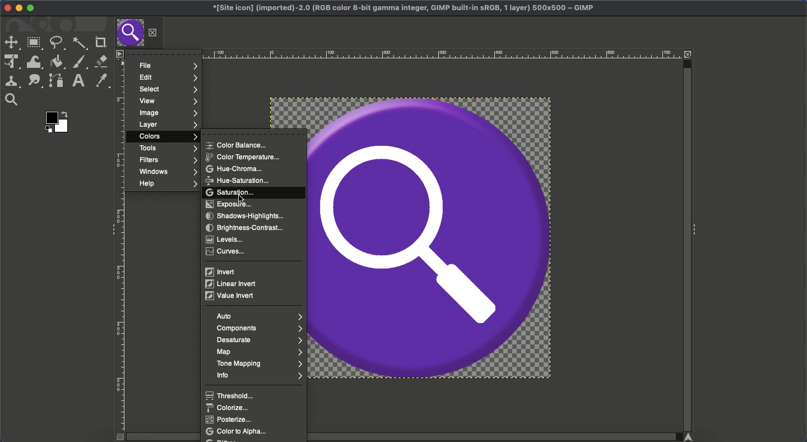  I want to click on Linear invert, so click(233, 283).